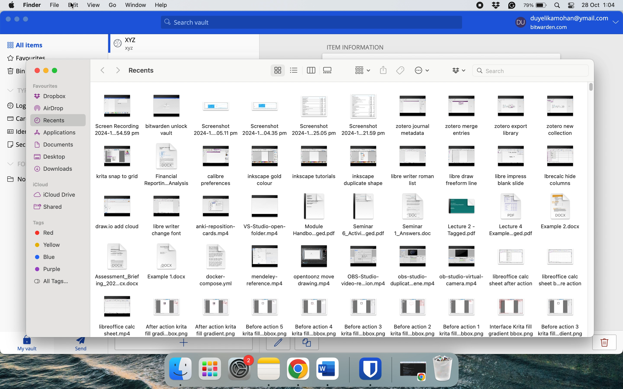 The width and height of the screenshot is (623, 389). What do you see at coordinates (44, 234) in the screenshot?
I see `red tag` at bounding box center [44, 234].